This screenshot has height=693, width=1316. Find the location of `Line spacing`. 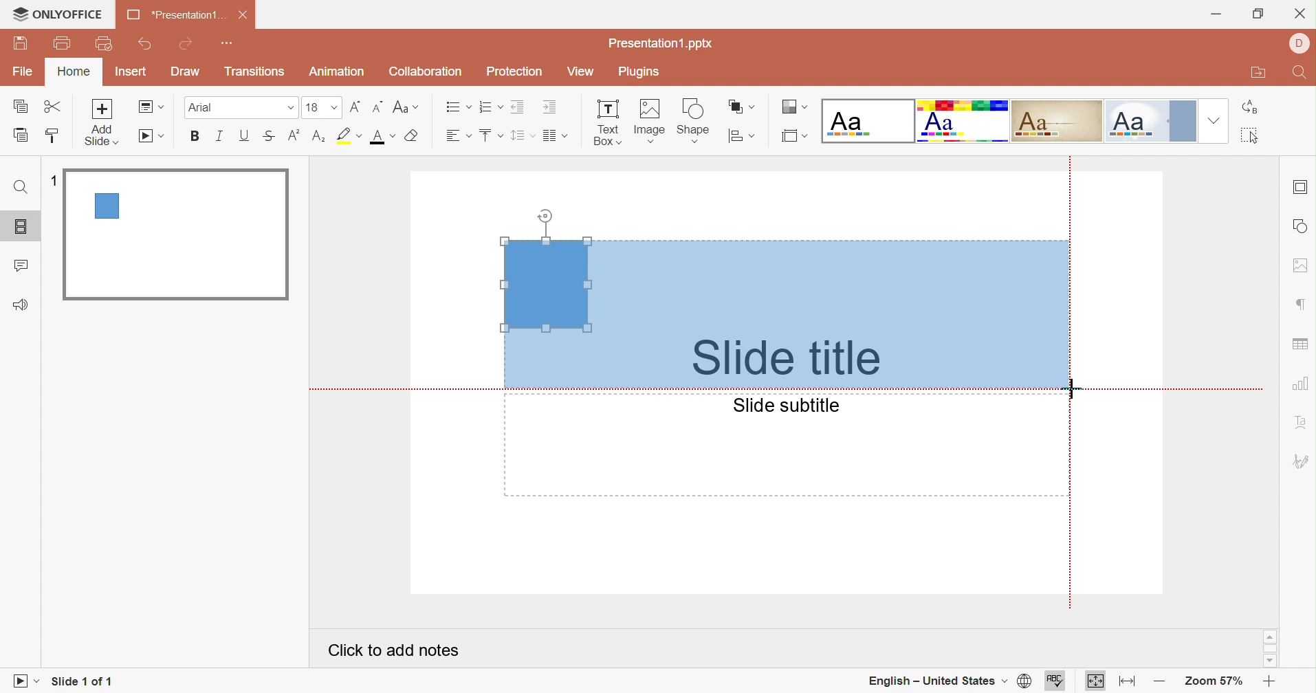

Line spacing is located at coordinates (523, 136).